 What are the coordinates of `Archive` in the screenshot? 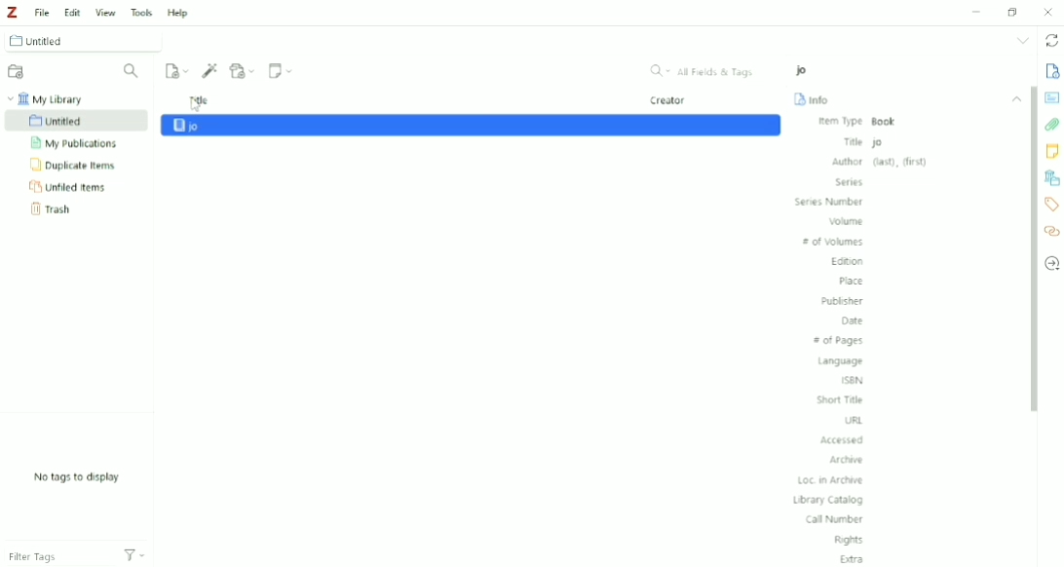 It's located at (850, 460).